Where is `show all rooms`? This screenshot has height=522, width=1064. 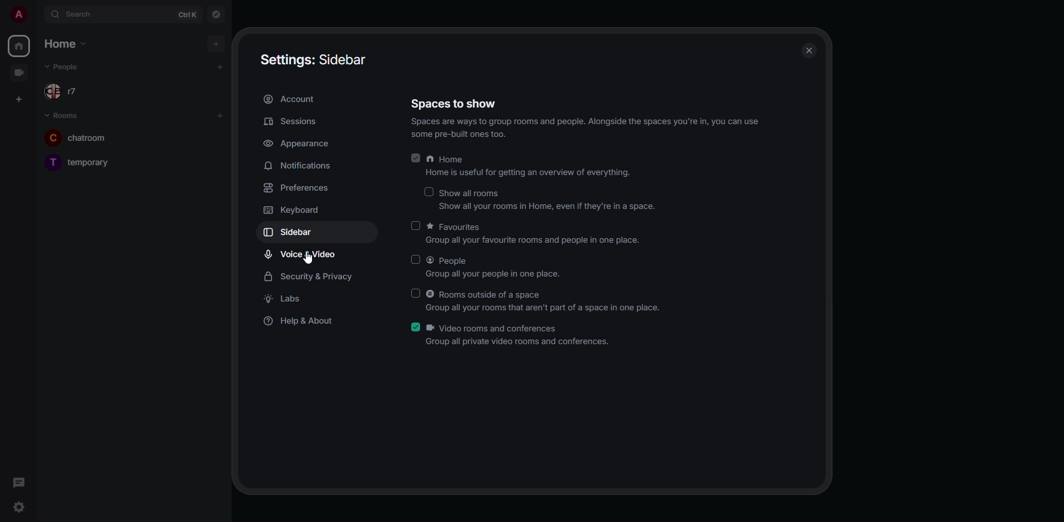
show all rooms is located at coordinates (549, 201).